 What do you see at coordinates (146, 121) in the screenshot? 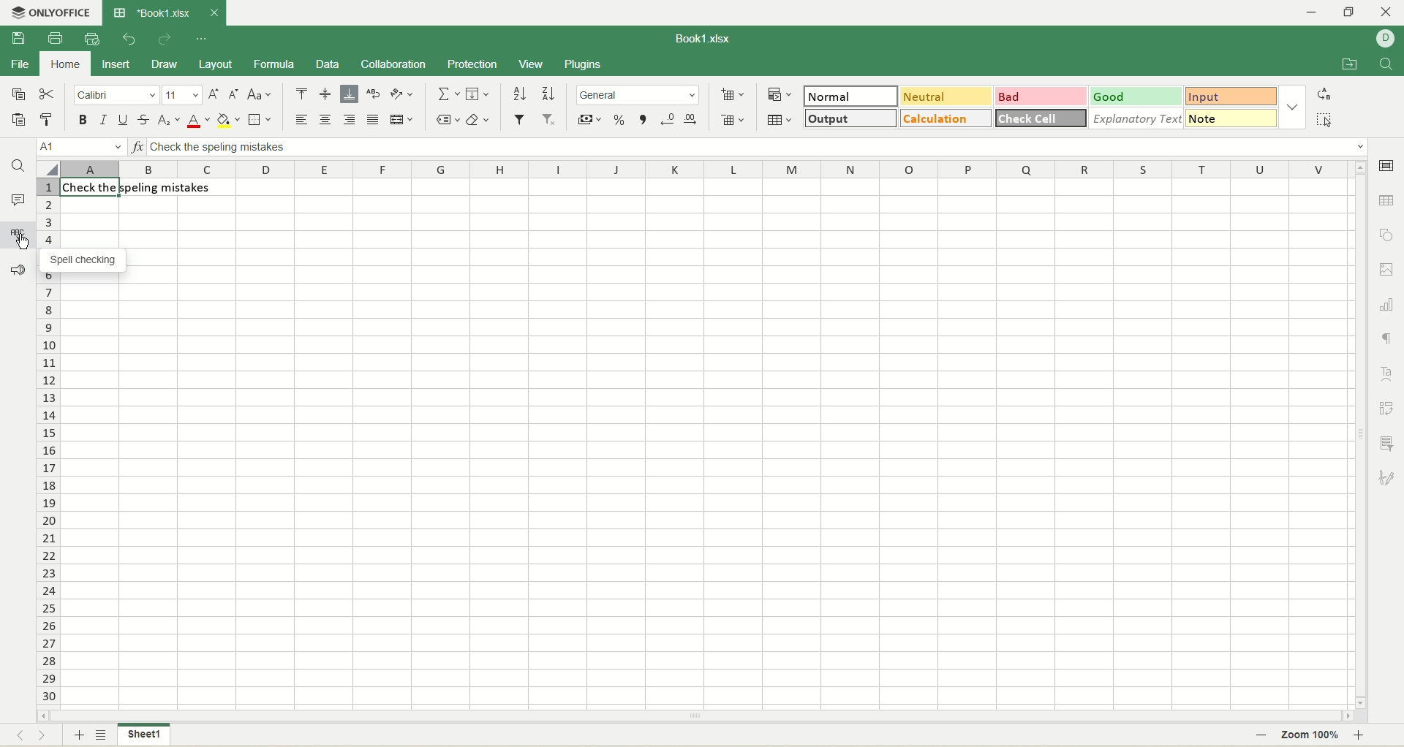
I see `strikethrough` at bounding box center [146, 121].